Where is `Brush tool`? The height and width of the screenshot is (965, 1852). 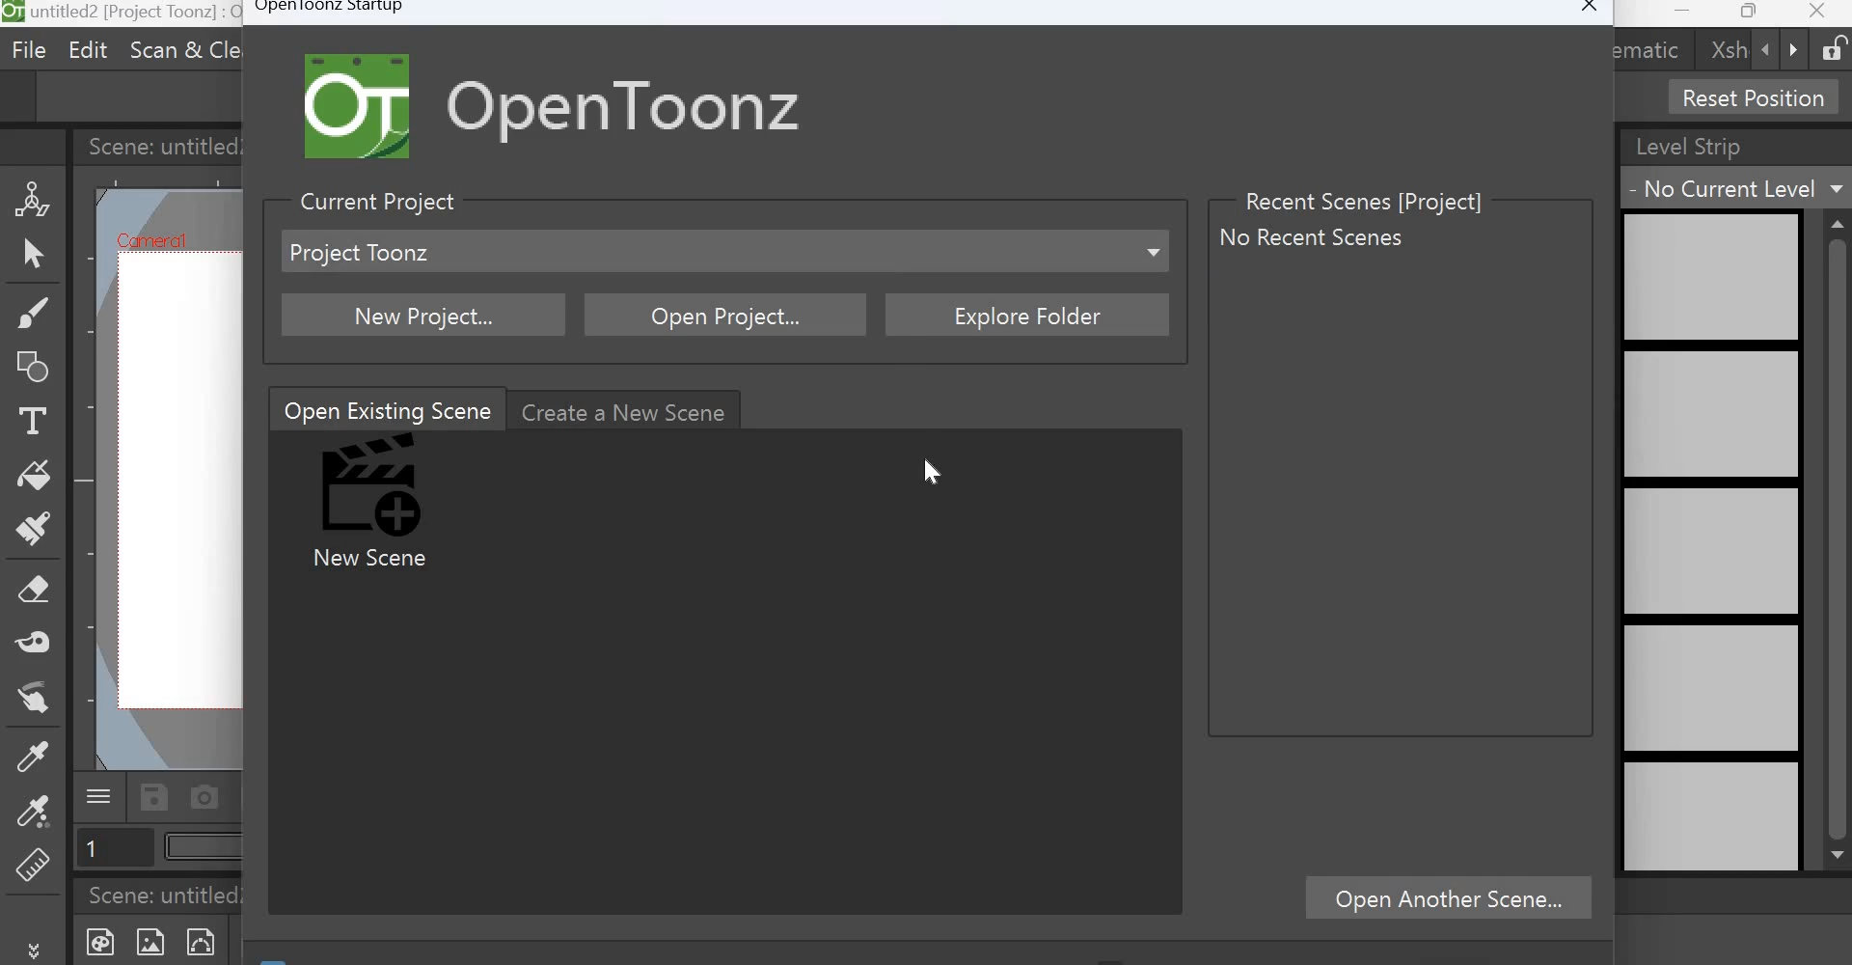
Brush tool is located at coordinates (32, 313).